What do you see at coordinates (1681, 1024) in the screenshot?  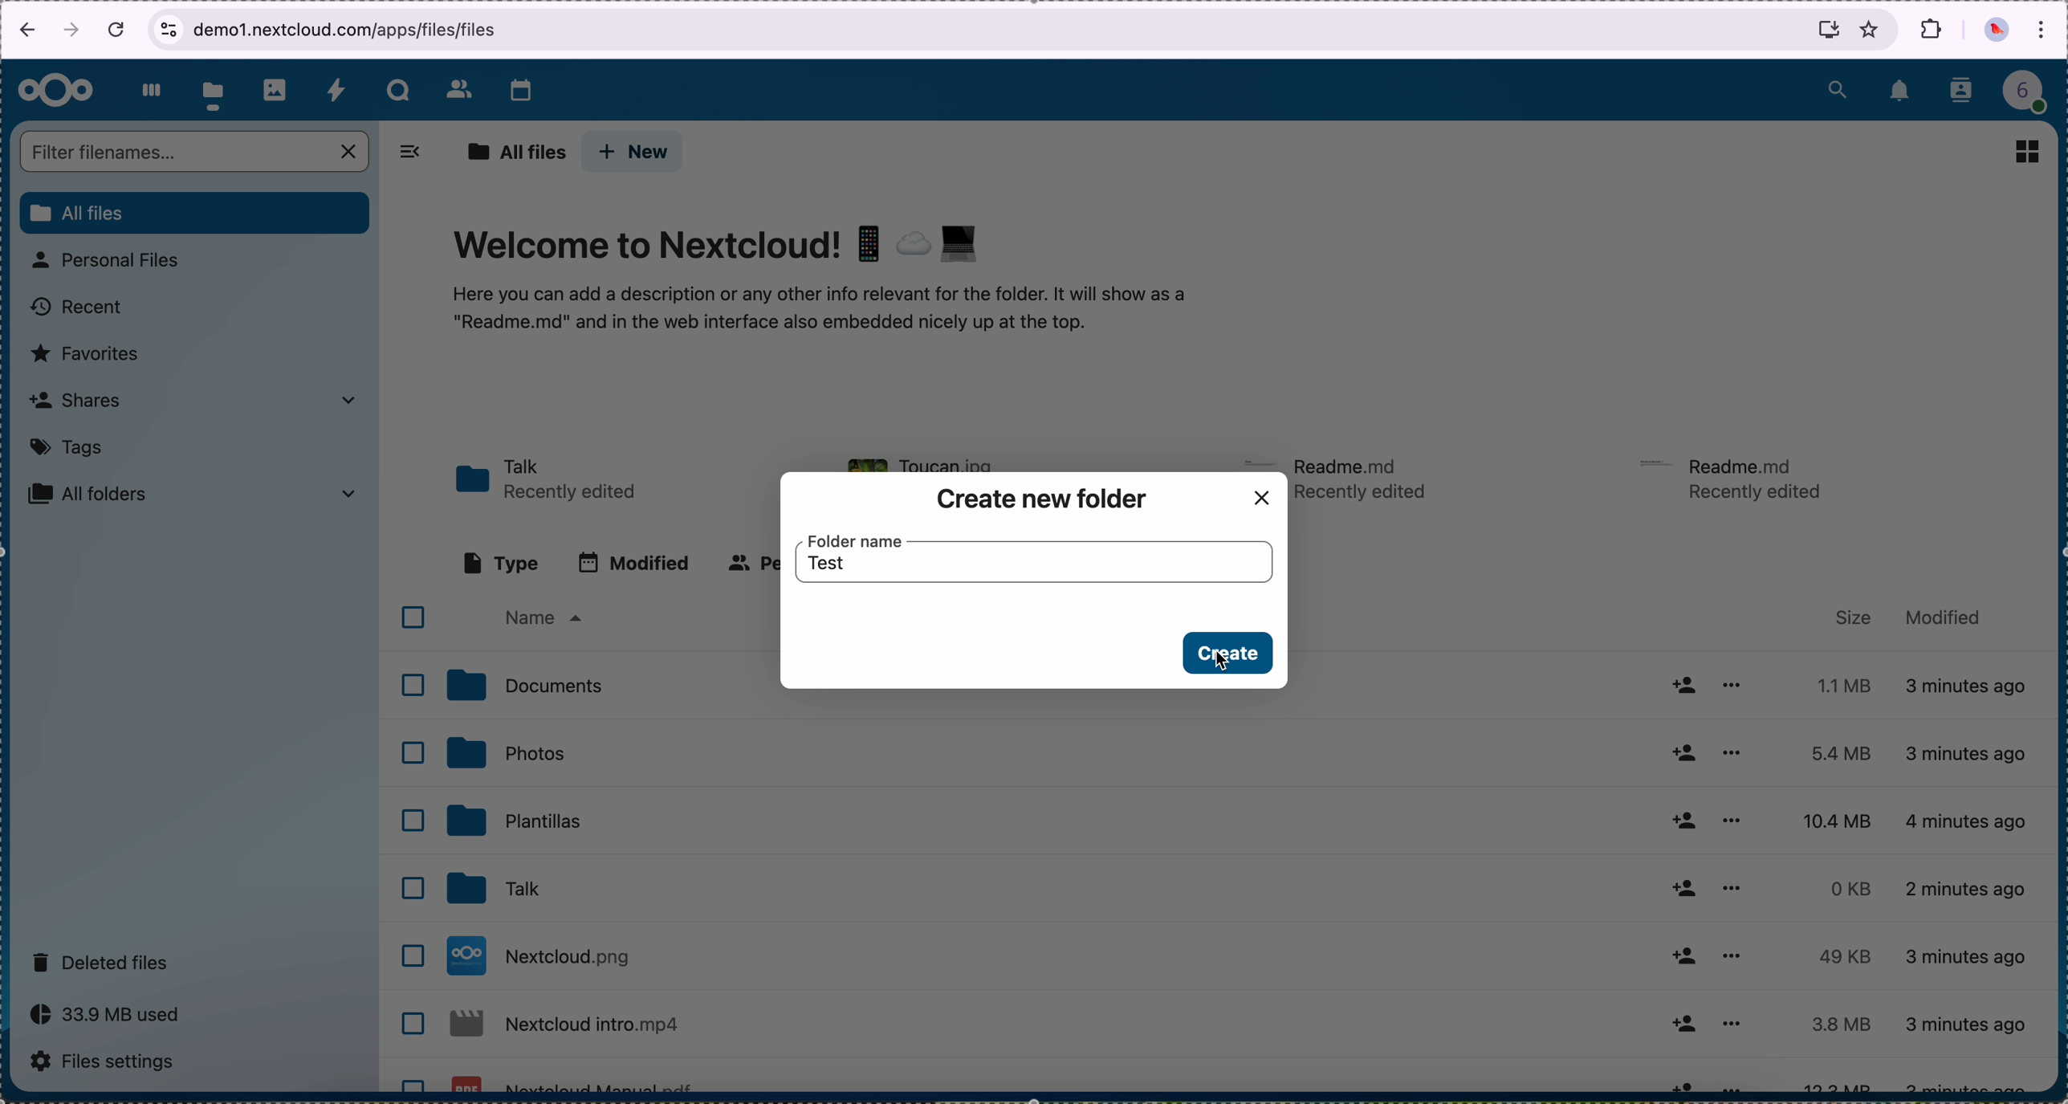 I see `share` at bounding box center [1681, 1024].